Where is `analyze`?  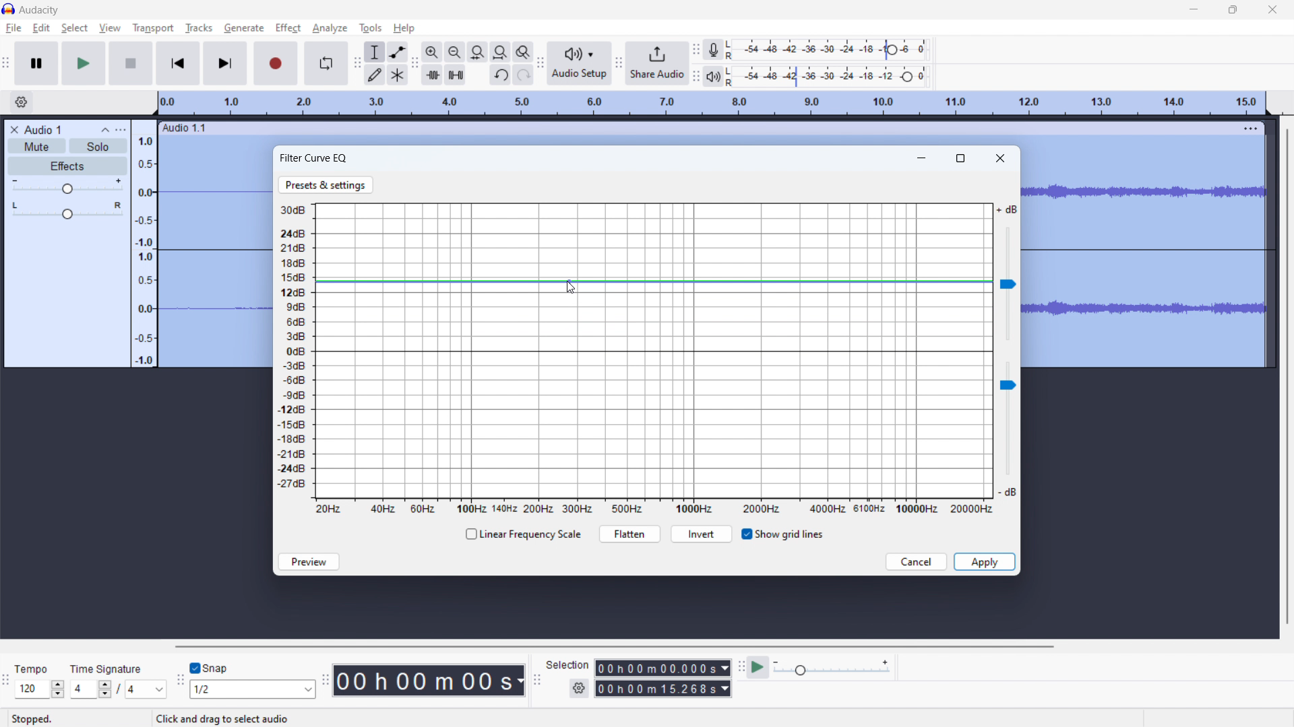 analyze is located at coordinates (330, 29).